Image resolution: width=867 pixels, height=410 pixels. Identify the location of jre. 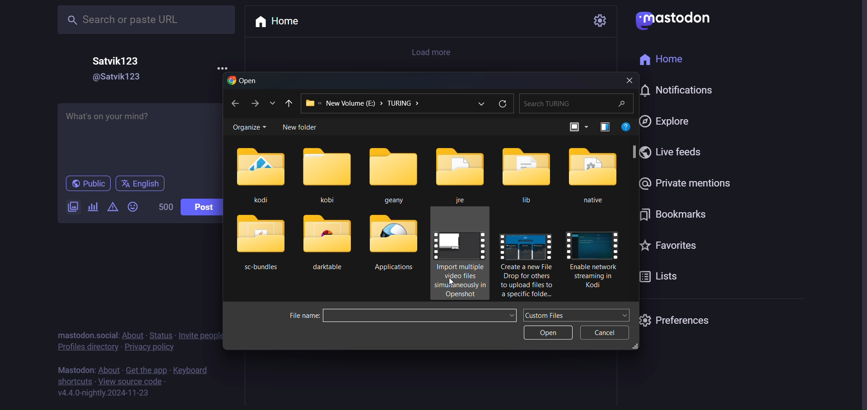
(462, 173).